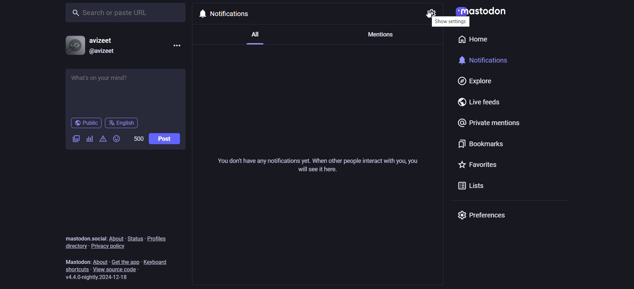  I want to click on word limit, so click(137, 138).